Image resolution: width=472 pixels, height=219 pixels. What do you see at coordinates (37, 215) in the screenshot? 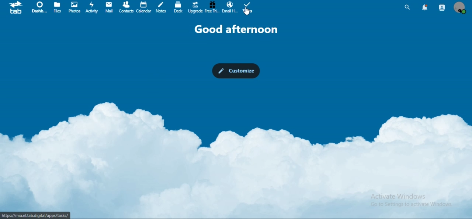
I see `https://mia.nl.tab.digital/apps/tasks/ |` at bounding box center [37, 215].